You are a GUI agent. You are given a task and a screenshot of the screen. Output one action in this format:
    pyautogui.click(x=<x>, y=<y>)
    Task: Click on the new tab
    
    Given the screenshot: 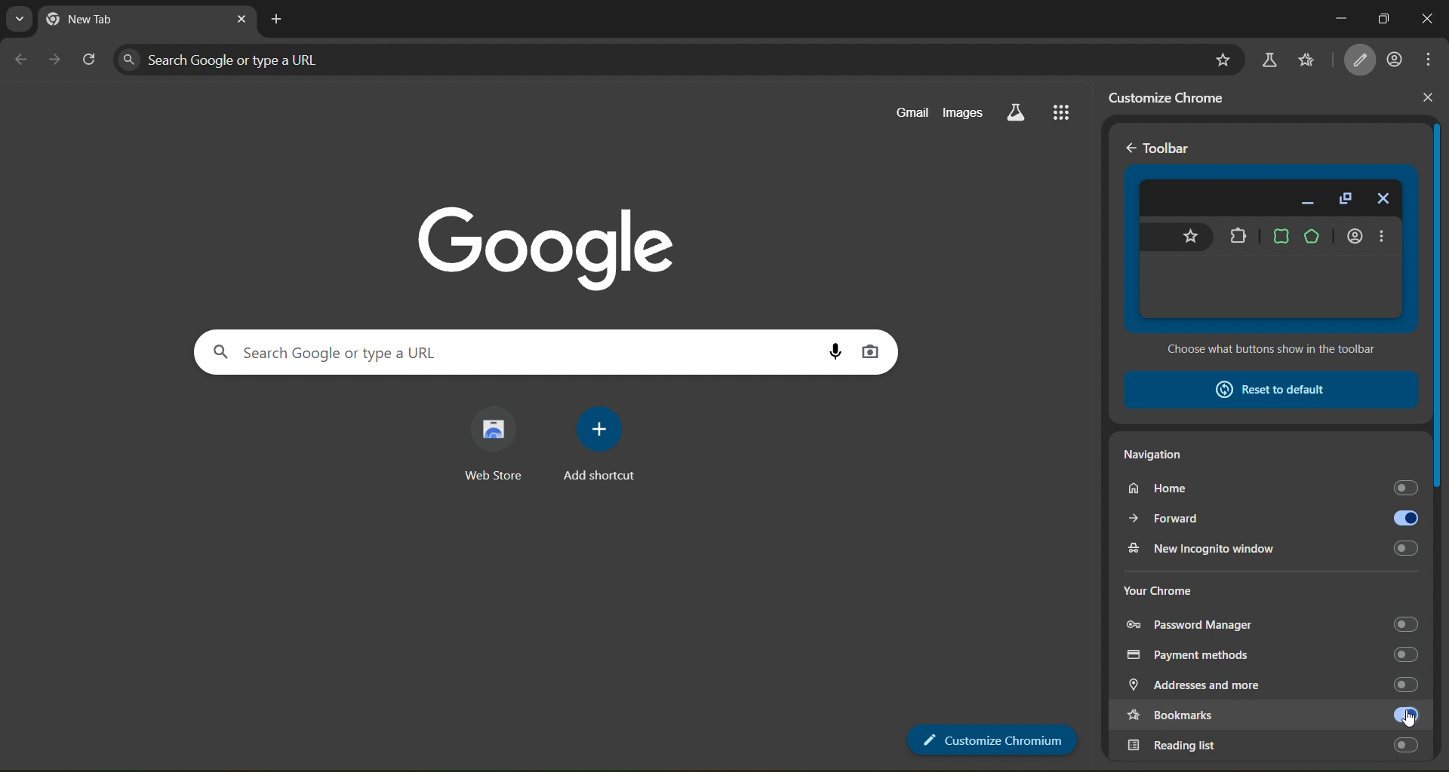 What is the action you would take?
    pyautogui.click(x=279, y=20)
    